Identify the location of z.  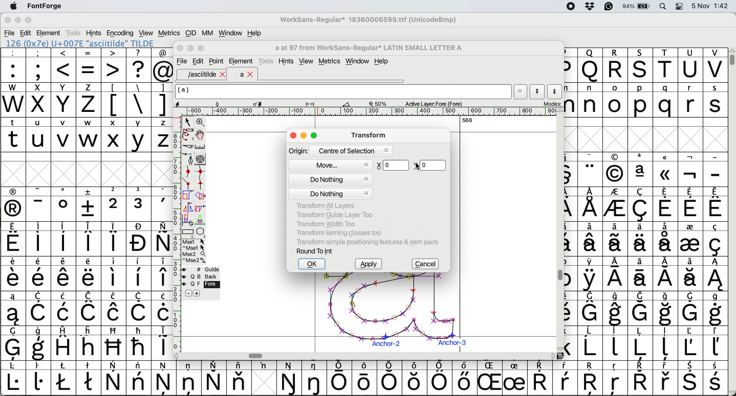
(89, 100).